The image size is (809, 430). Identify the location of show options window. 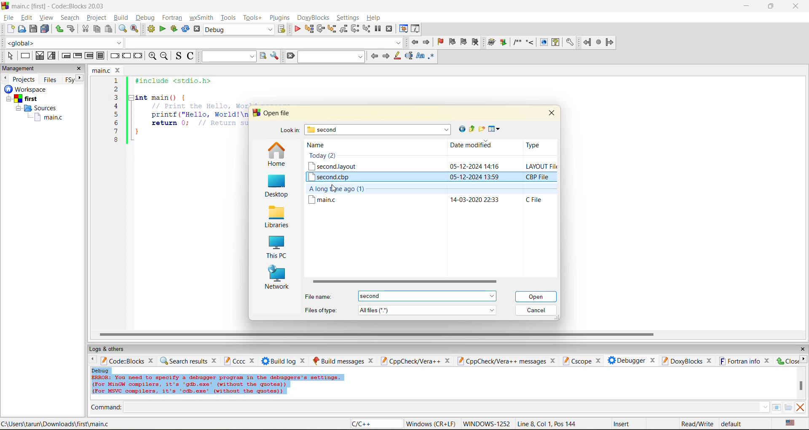
(275, 56).